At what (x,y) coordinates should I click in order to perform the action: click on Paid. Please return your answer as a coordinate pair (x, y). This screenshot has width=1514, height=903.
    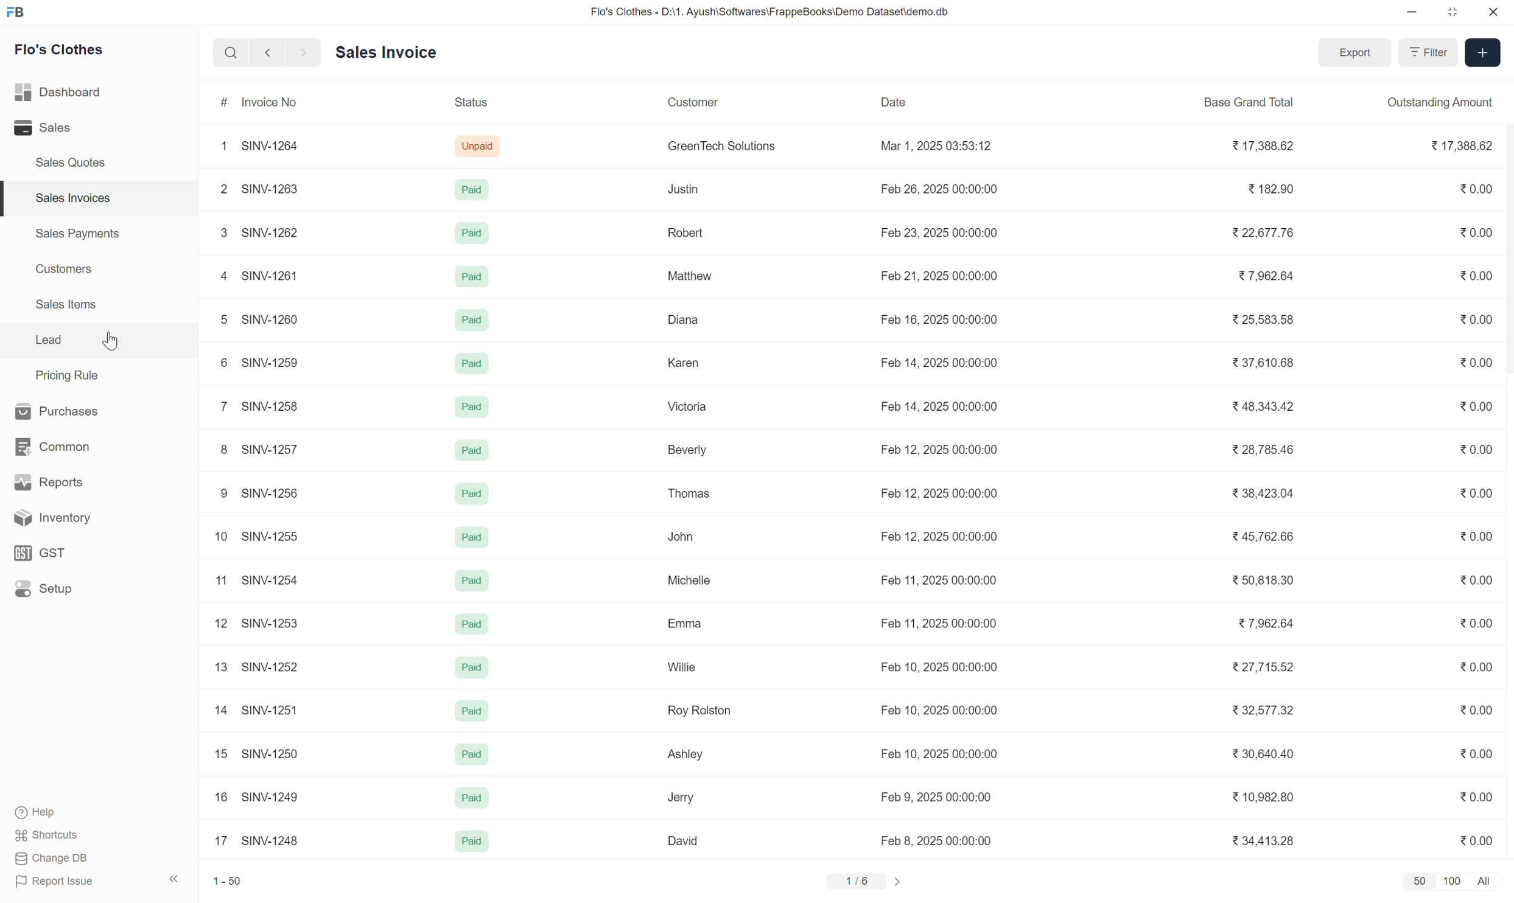
    Looking at the image, I should click on (471, 235).